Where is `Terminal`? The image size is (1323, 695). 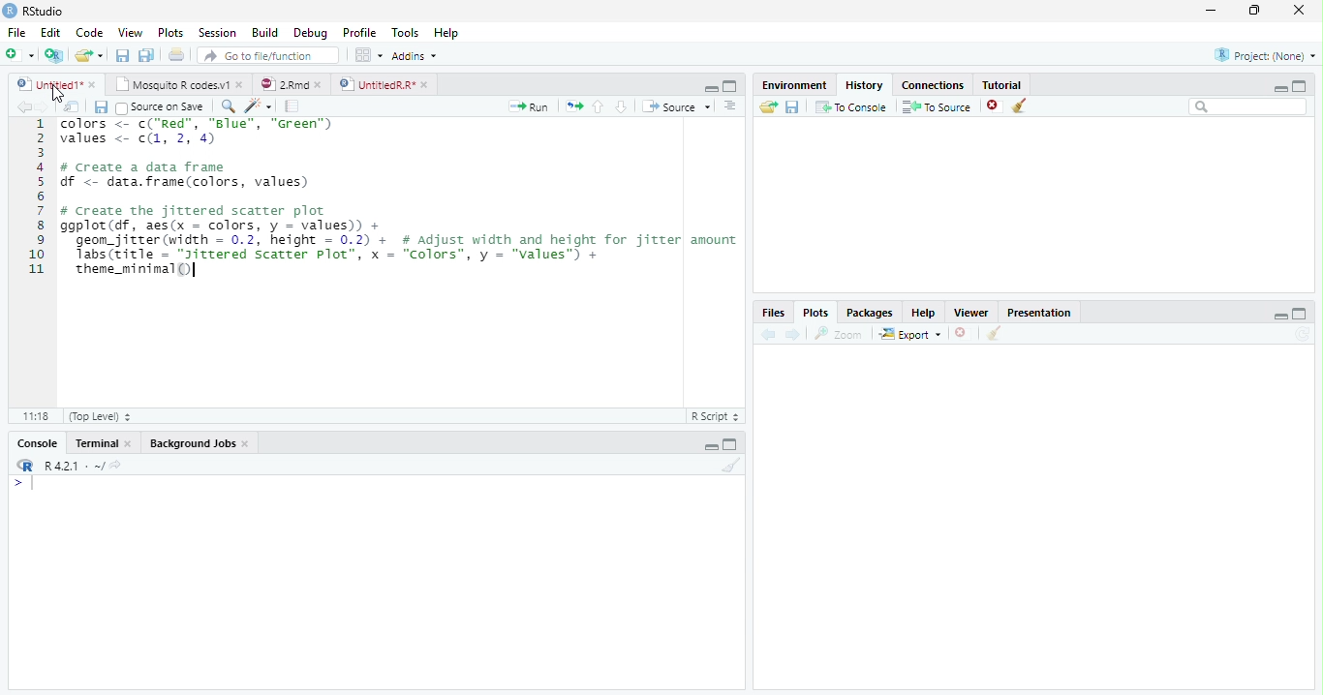
Terminal is located at coordinates (96, 443).